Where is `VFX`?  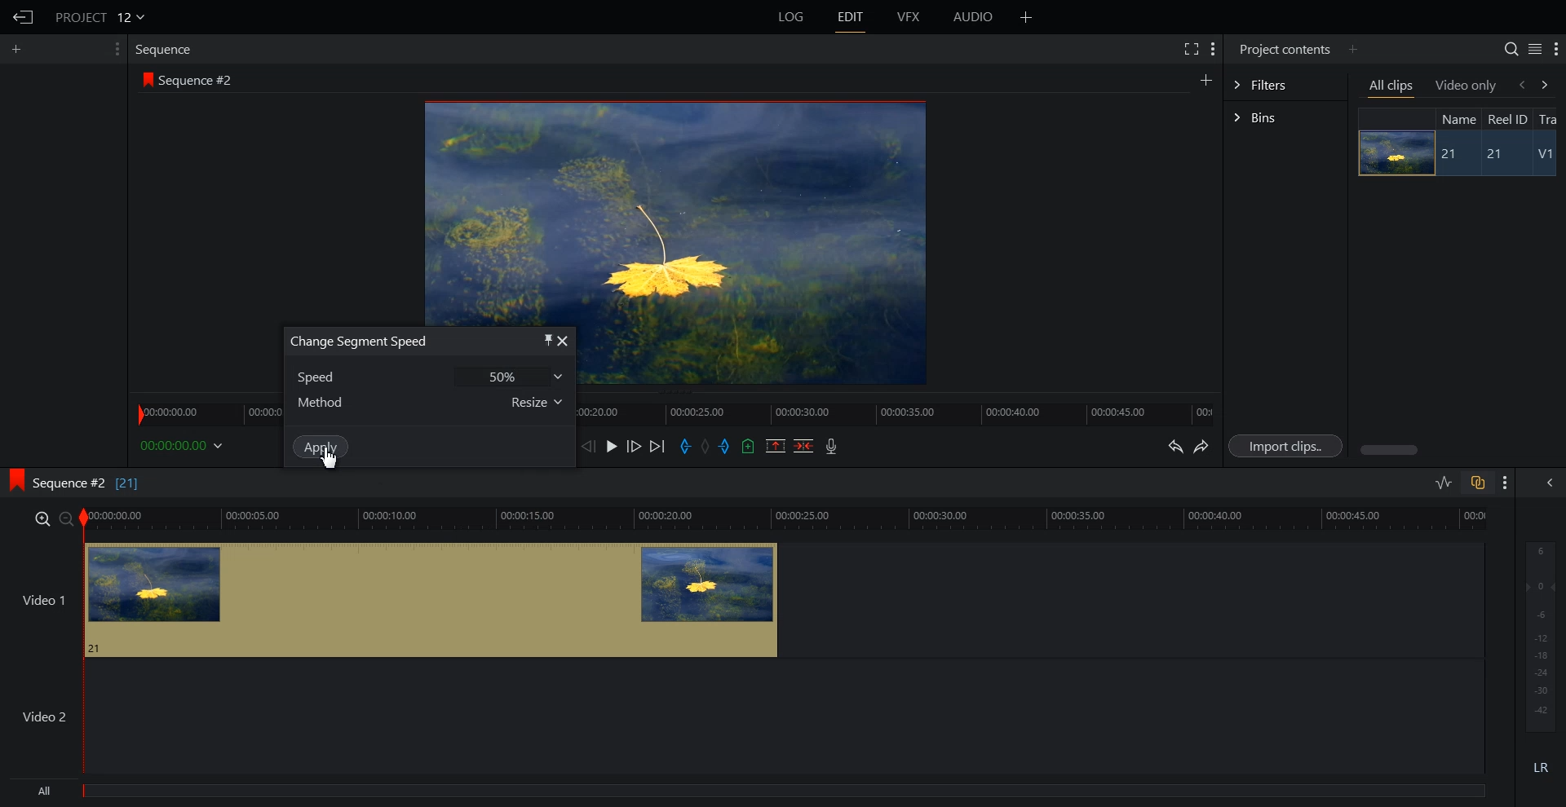
VFX is located at coordinates (909, 17).